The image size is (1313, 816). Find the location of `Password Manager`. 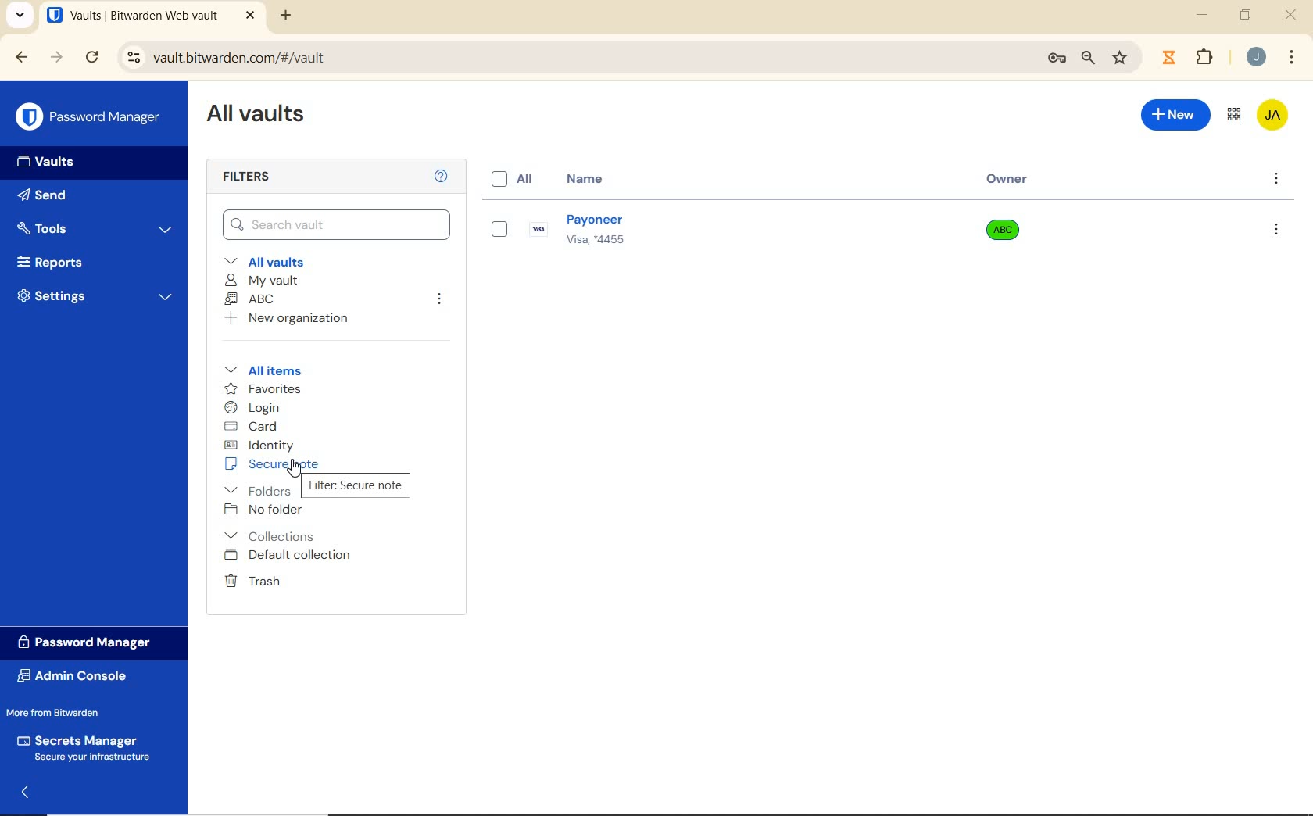

Password Manager is located at coordinates (89, 117).